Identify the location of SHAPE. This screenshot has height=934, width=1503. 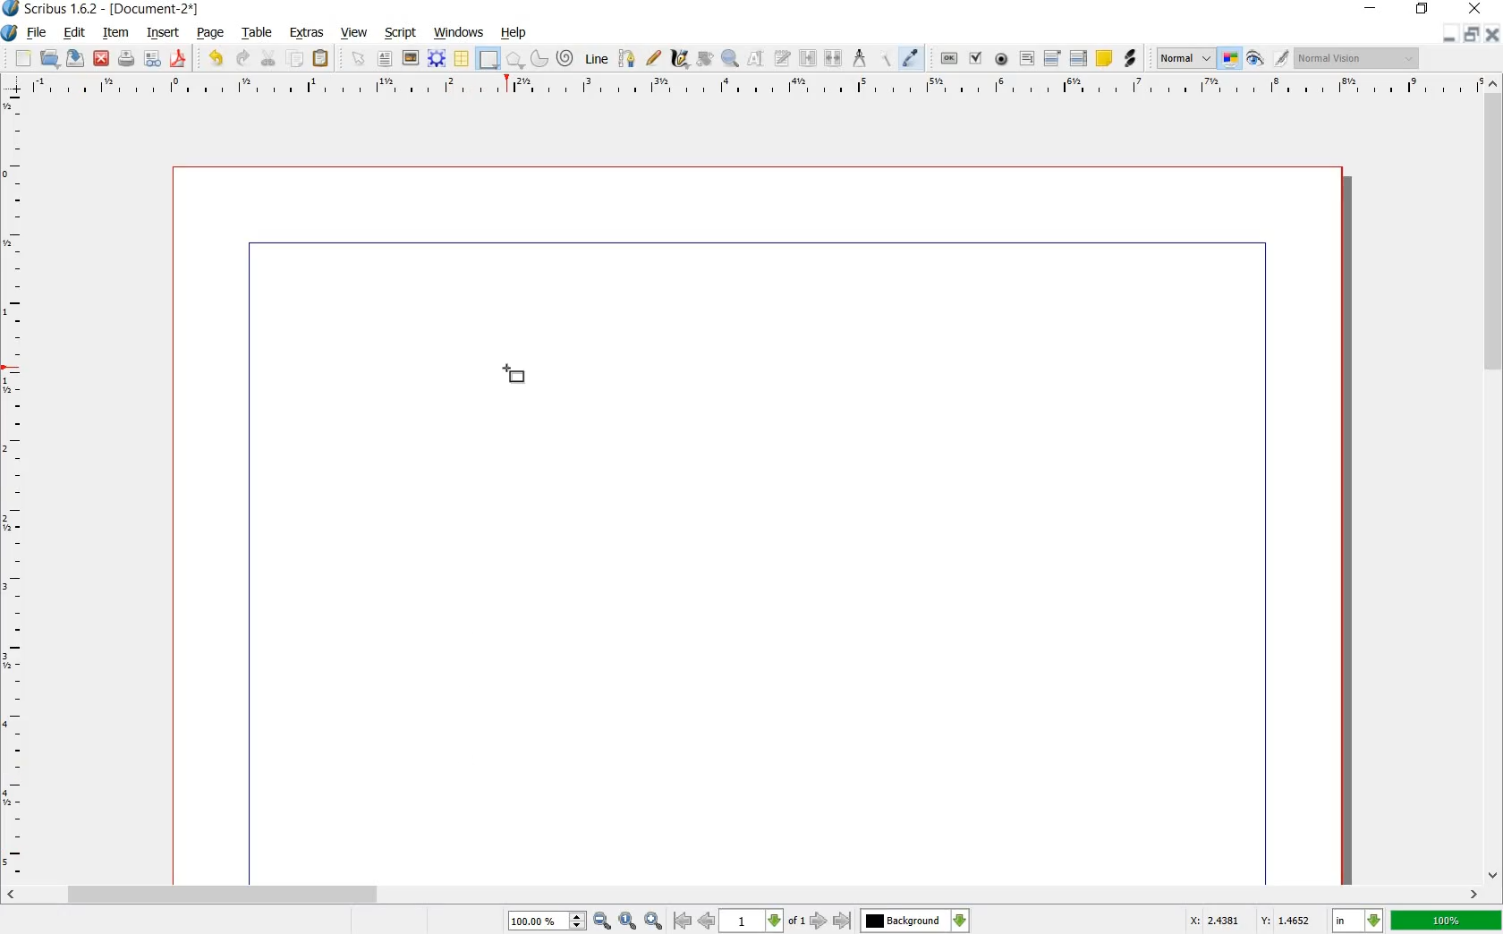
(488, 58).